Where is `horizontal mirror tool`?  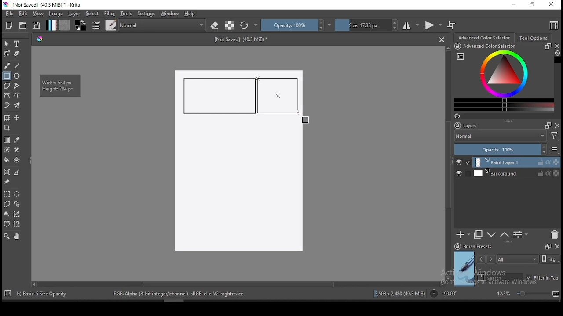 horizontal mirror tool is located at coordinates (411, 25).